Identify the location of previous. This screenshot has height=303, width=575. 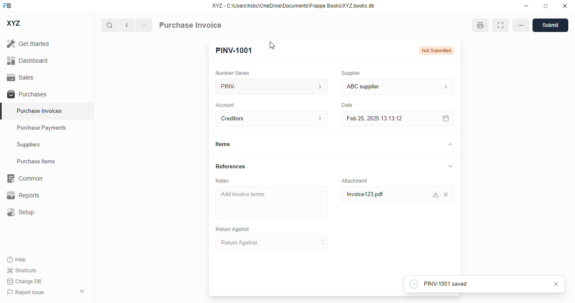
(127, 25).